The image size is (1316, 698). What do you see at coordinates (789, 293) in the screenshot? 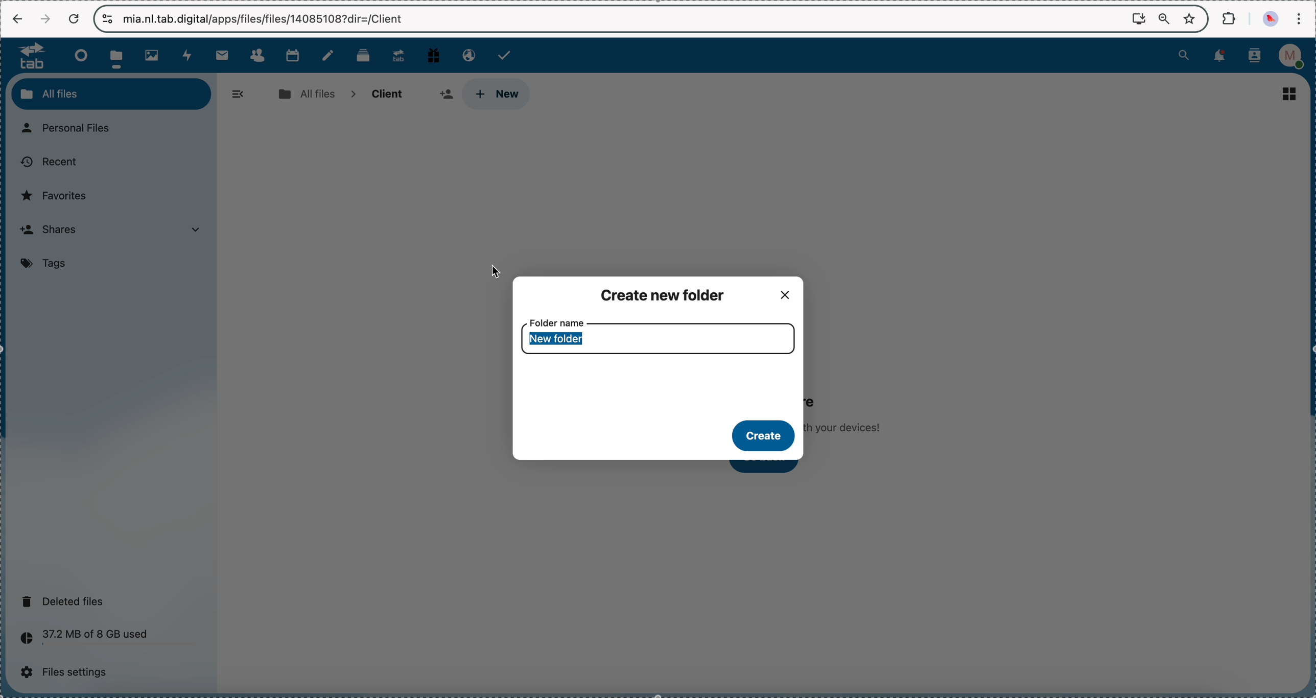
I see `close` at bounding box center [789, 293].